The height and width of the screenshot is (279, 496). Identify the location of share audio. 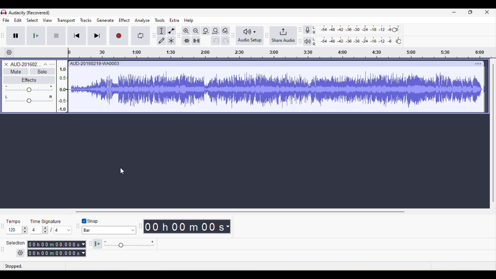
(283, 35).